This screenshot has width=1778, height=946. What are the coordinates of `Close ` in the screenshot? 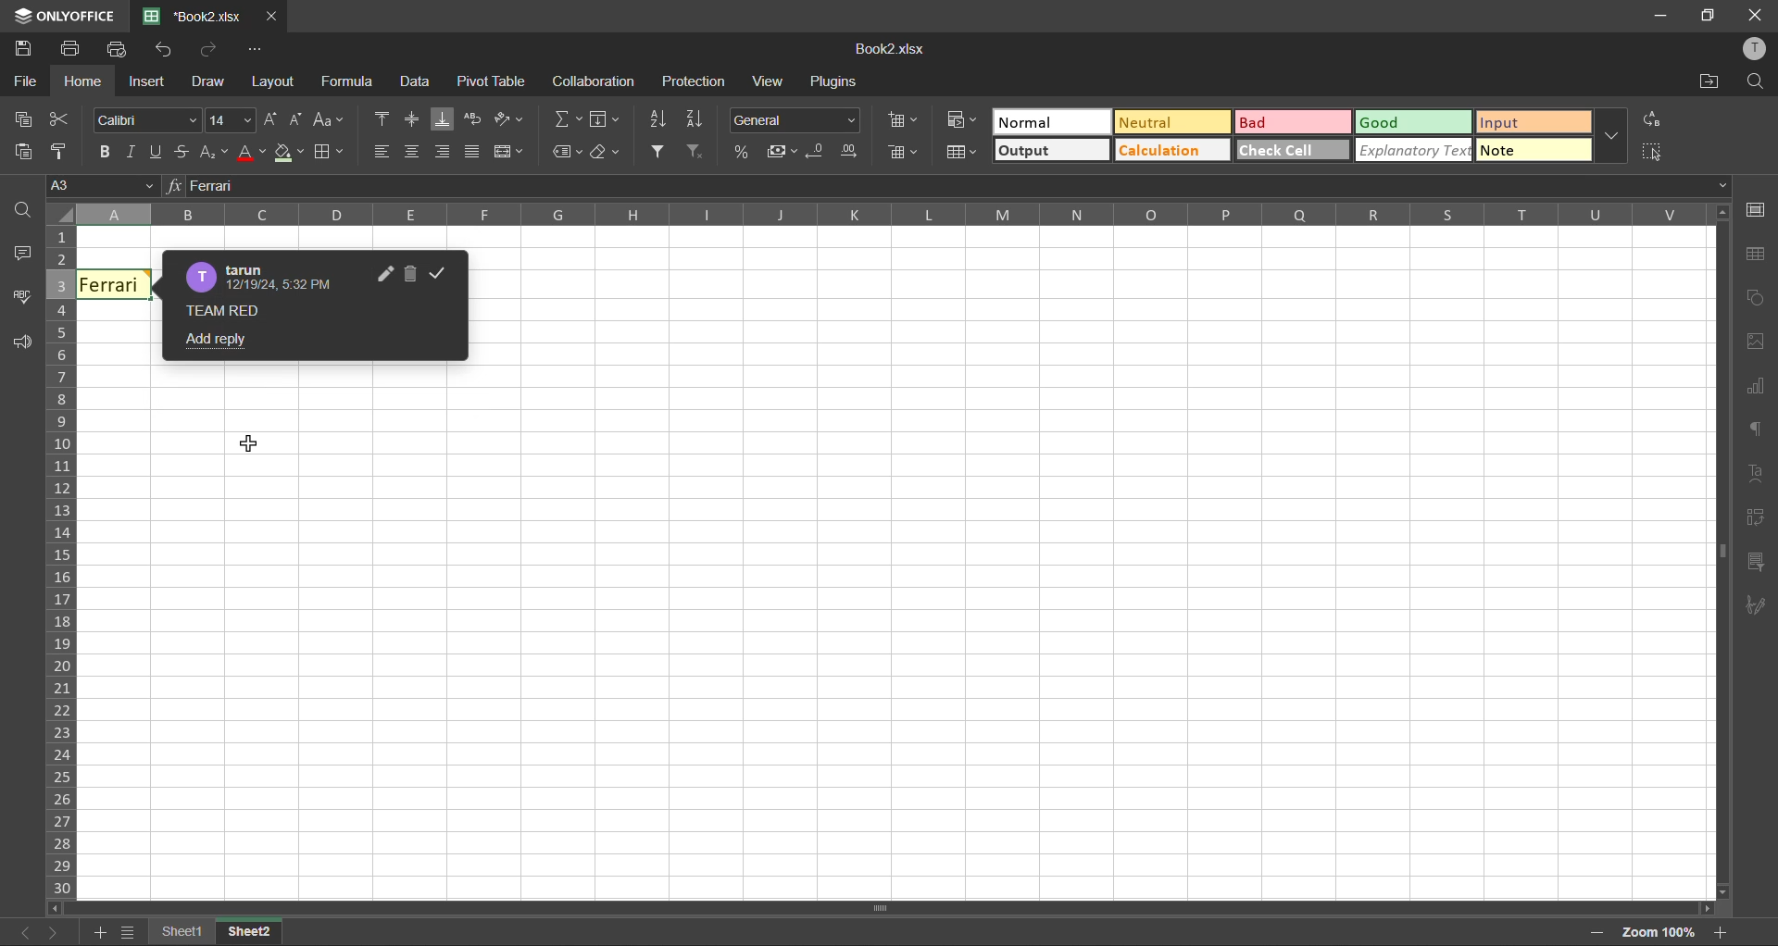 It's located at (1756, 13).